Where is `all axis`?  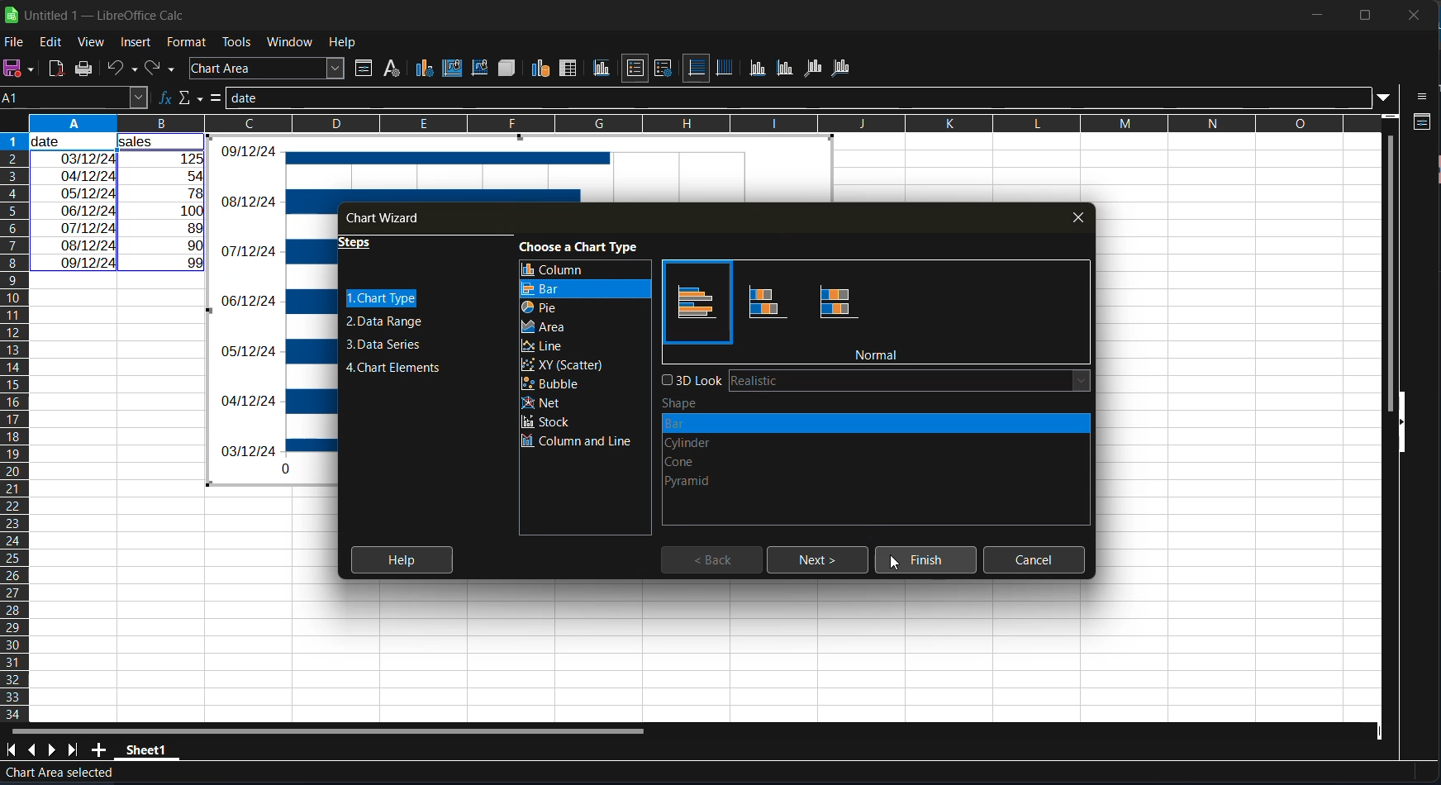 all axis is located at coordinates (844, 68).